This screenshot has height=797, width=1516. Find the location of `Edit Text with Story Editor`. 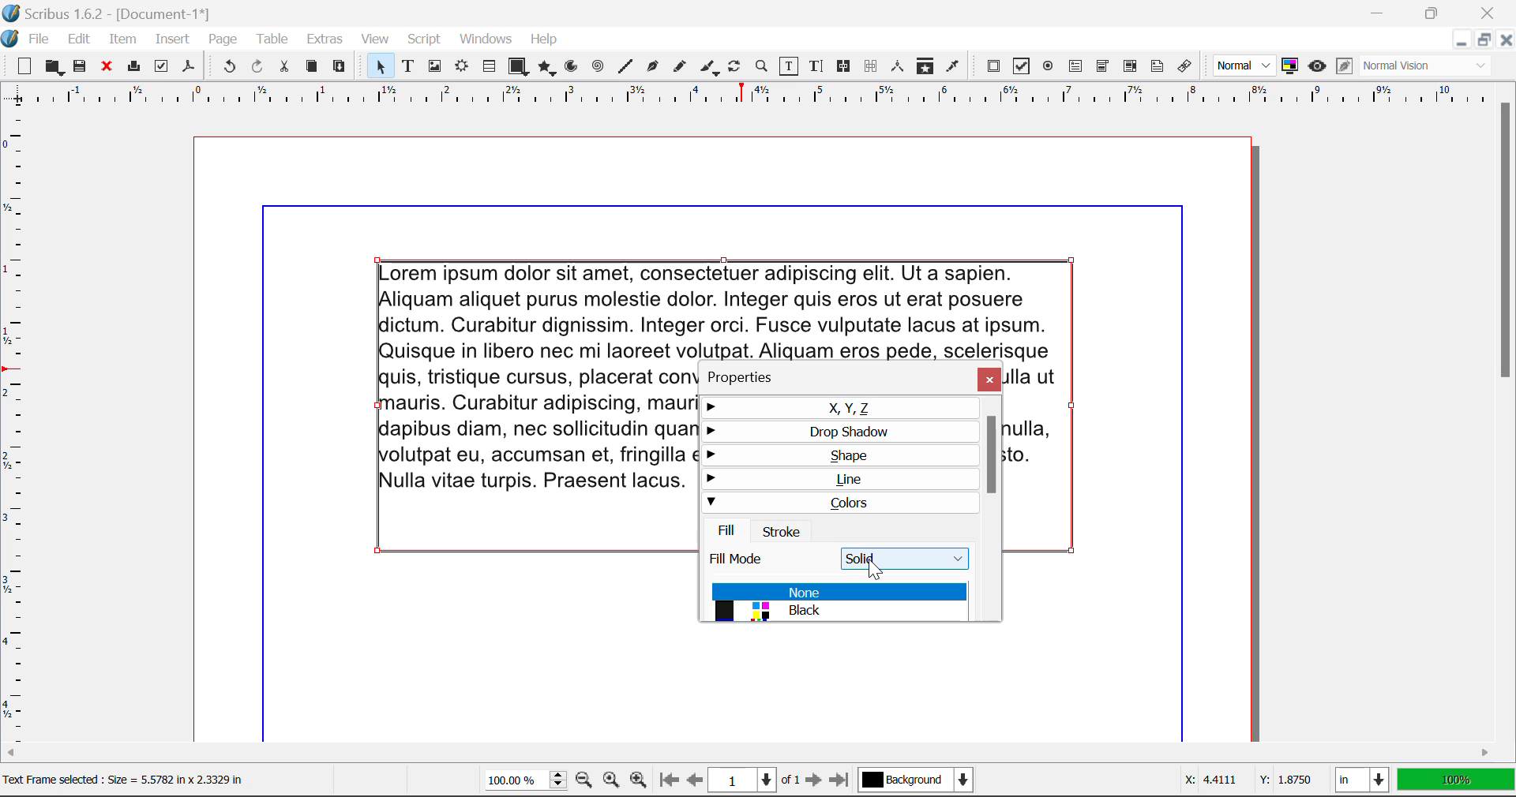

Edit Text with Story Editor is located at coordinates (819, 66).